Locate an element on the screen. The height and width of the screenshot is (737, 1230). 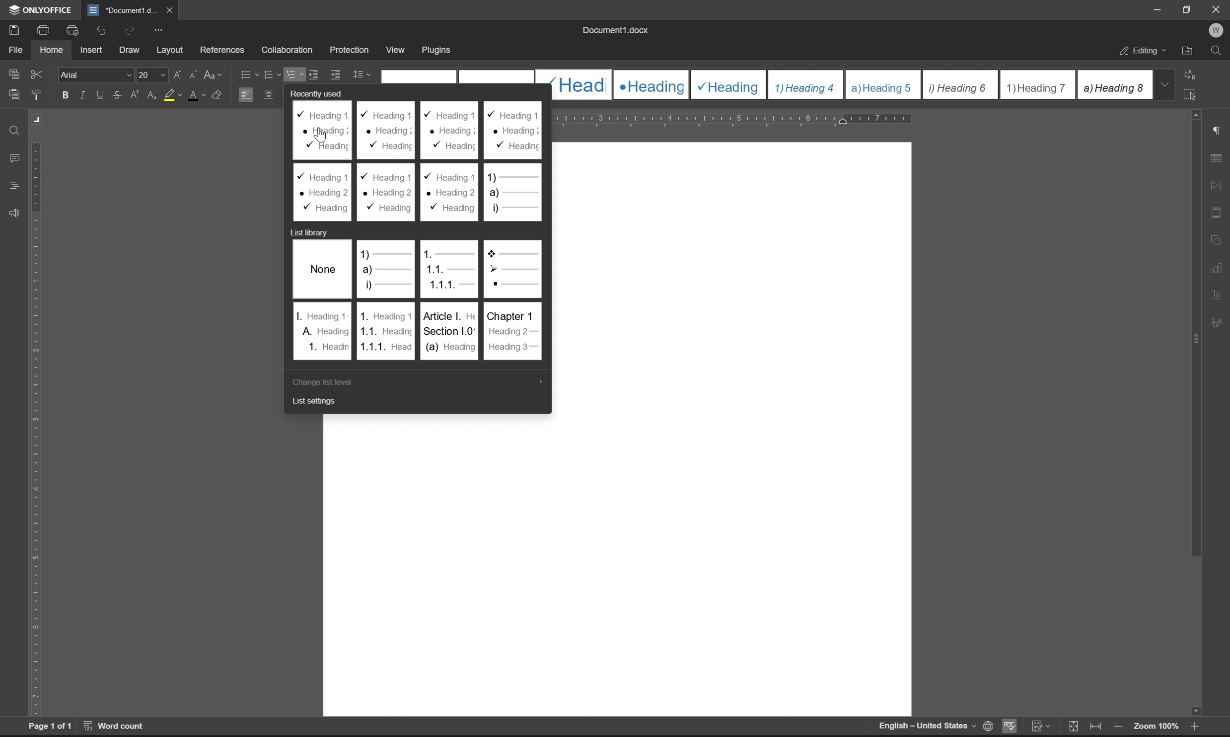
bullets is located at coordinates (248, 74).